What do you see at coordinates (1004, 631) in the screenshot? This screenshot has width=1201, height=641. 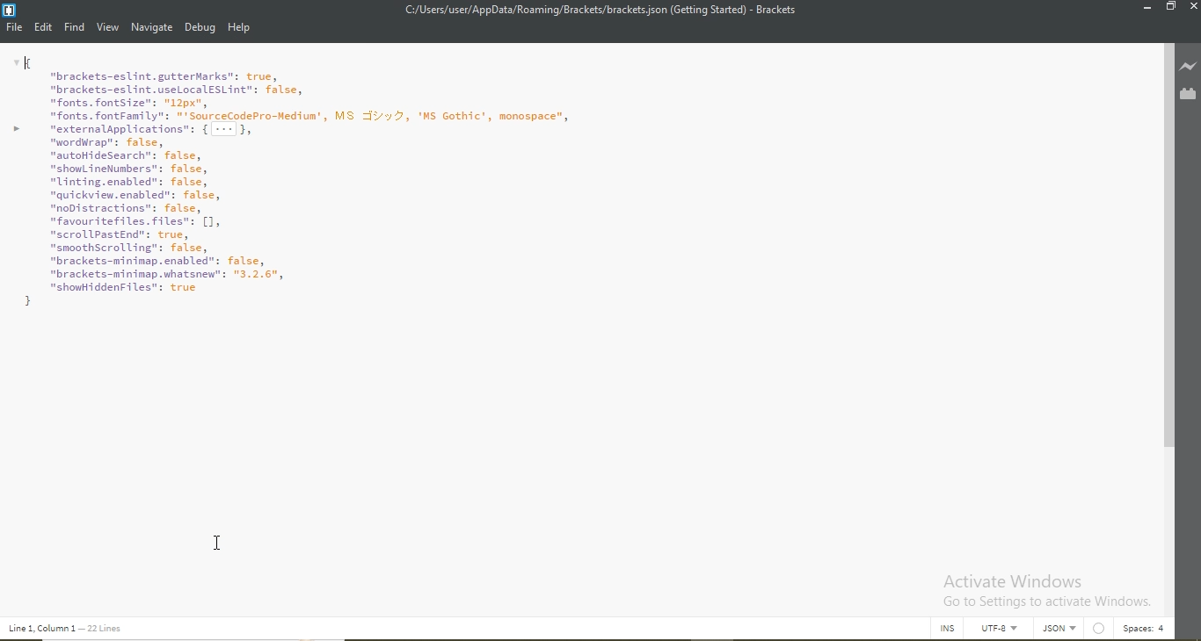 I see ` UTF-8` at bounding box center [1004, 631].